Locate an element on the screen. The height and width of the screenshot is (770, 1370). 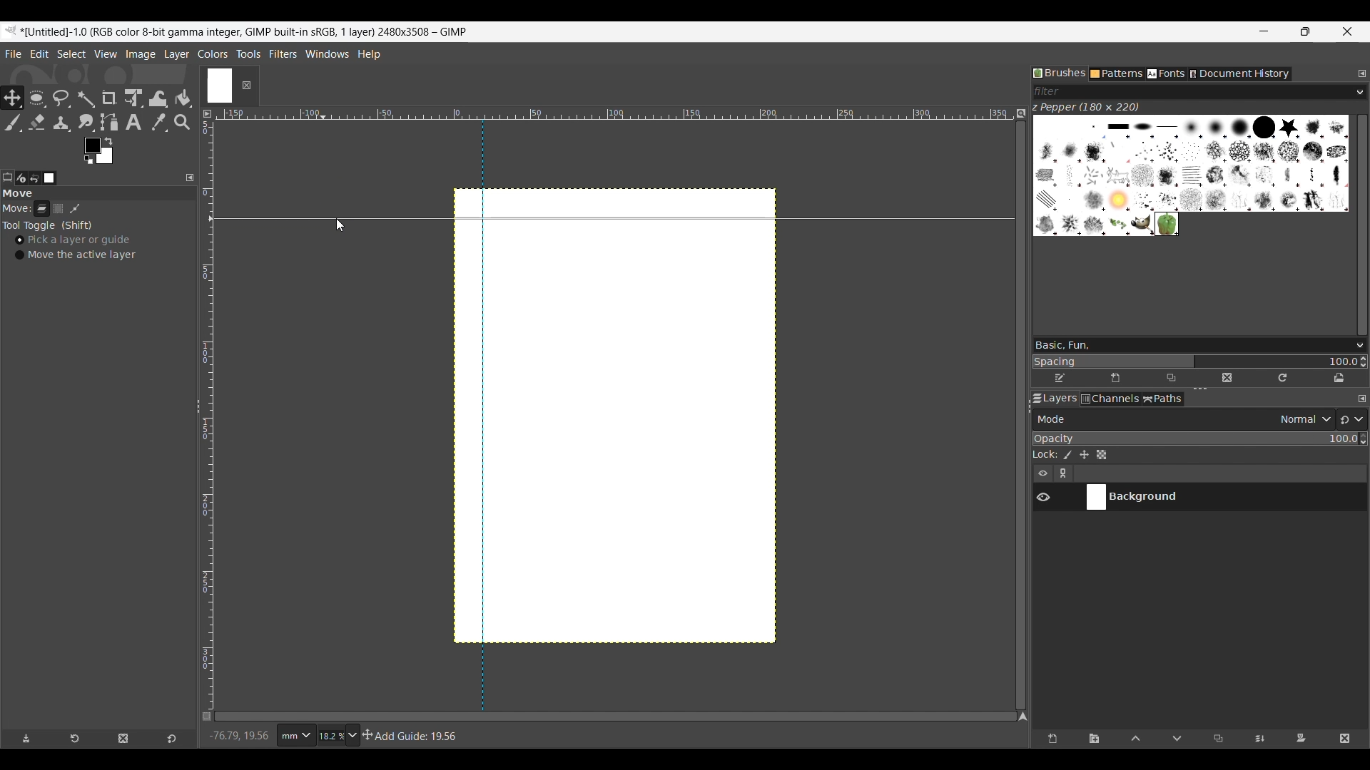
Brushes tab, current selection highlighted is located at coordinates (1060, 73).